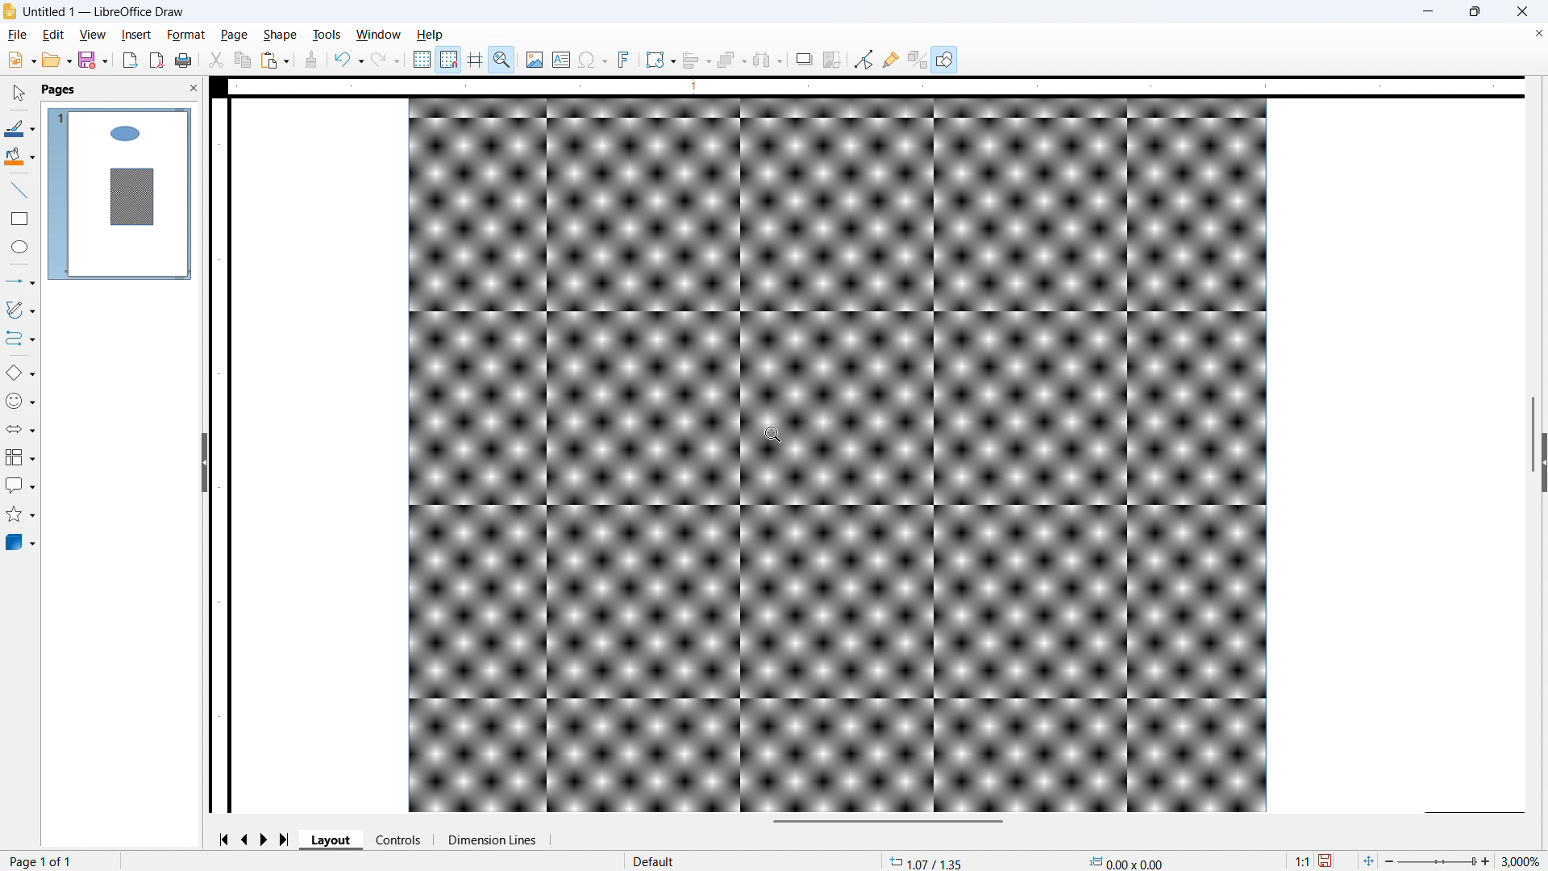 The height and width of the screenshot is (871, 1548). Describe the element at coordinates (1439, 862) in the screenshot. I see `Zoom slider ` at that location.